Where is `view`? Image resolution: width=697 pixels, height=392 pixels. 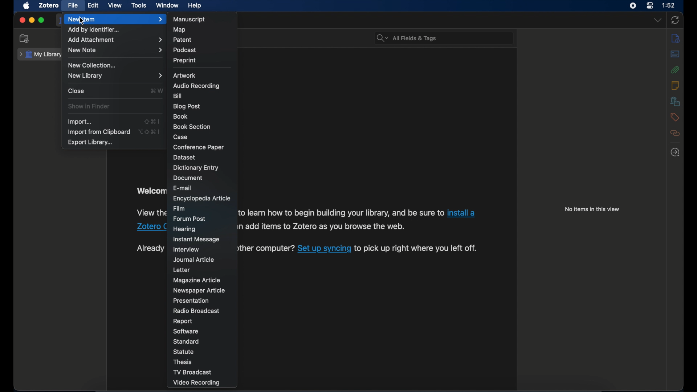
view is located at coordinates (115, 5).